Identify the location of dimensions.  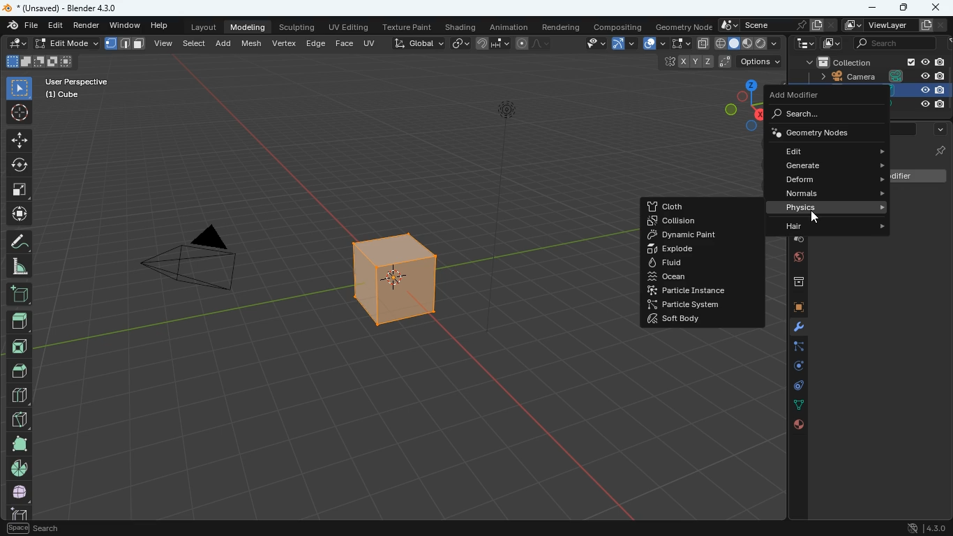
(743, 104).